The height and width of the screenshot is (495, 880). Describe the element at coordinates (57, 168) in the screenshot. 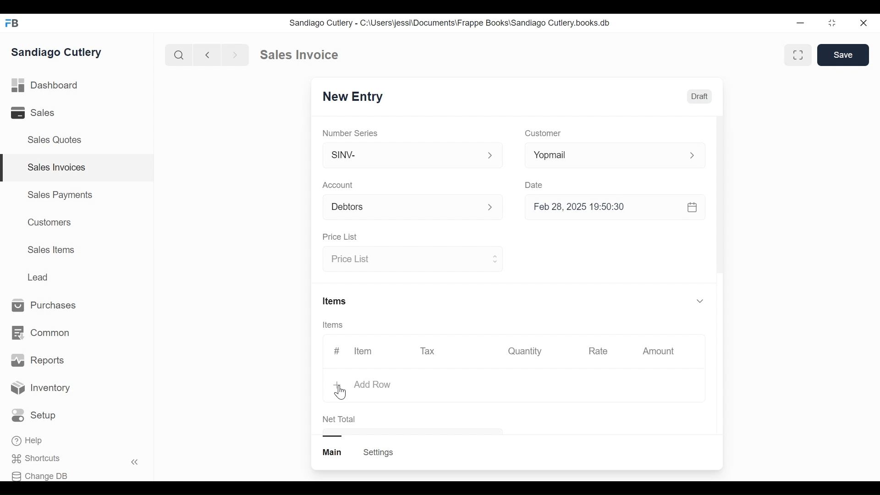

I see `Sales Invoices` at that location.